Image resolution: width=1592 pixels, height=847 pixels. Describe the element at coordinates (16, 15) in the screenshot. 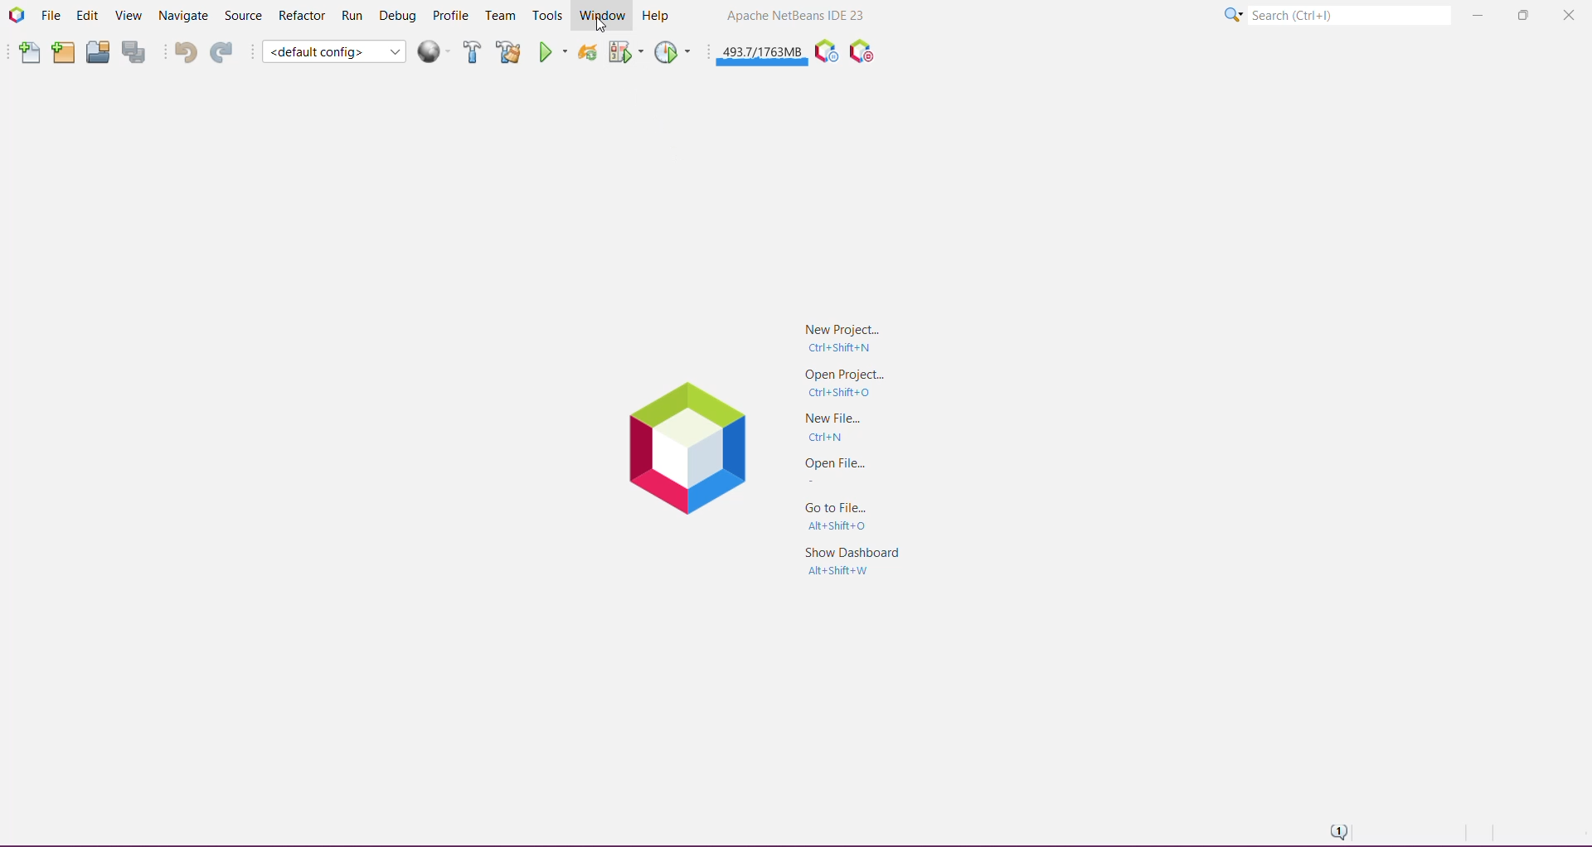

I see `Application Logo` at that location.